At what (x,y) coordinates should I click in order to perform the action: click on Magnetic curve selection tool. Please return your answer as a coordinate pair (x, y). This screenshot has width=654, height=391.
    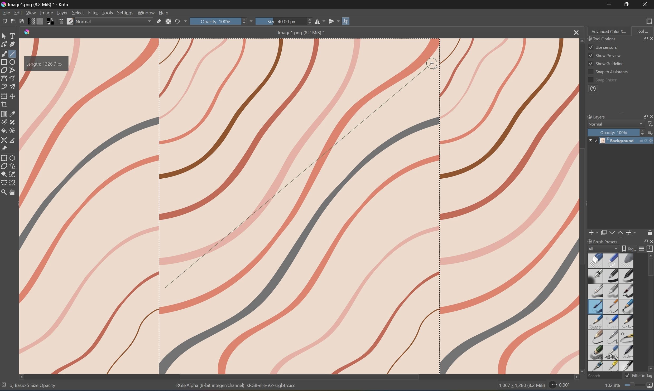
    Looking at the image, I should click on (13, 183).